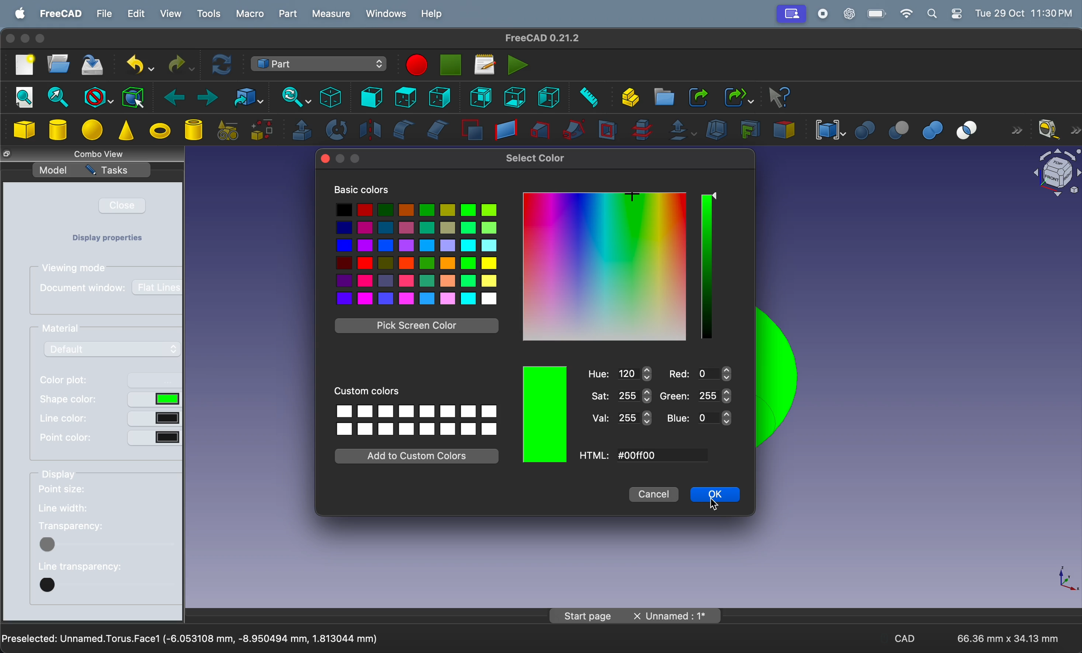 This screenshot has width=1082, height=653. I want to click on button, so click(108, 544).